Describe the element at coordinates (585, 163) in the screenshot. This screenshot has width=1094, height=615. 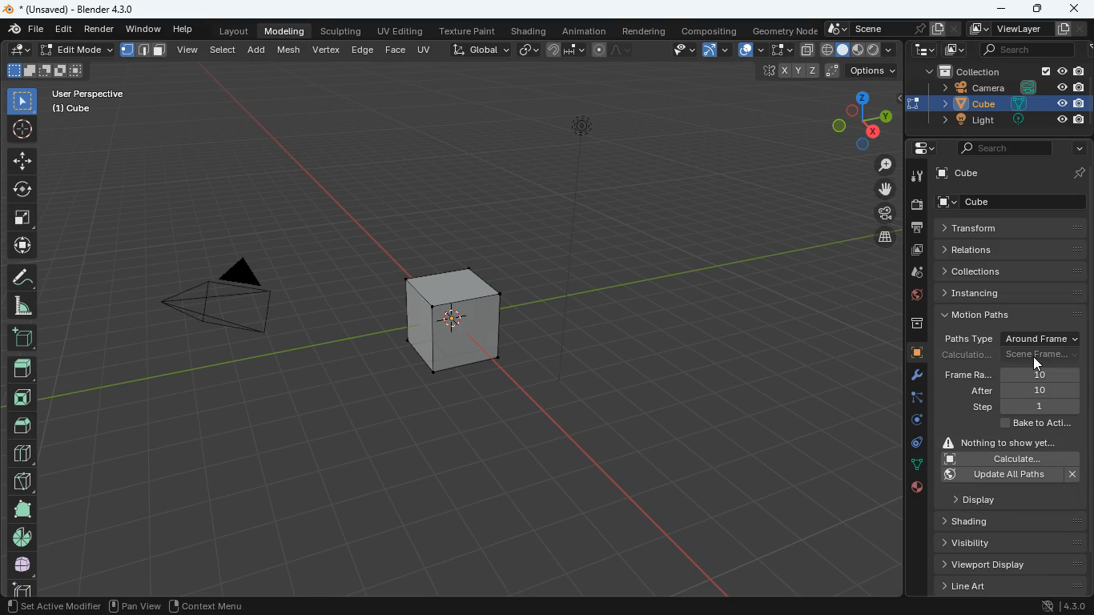
I see `light` at that location.